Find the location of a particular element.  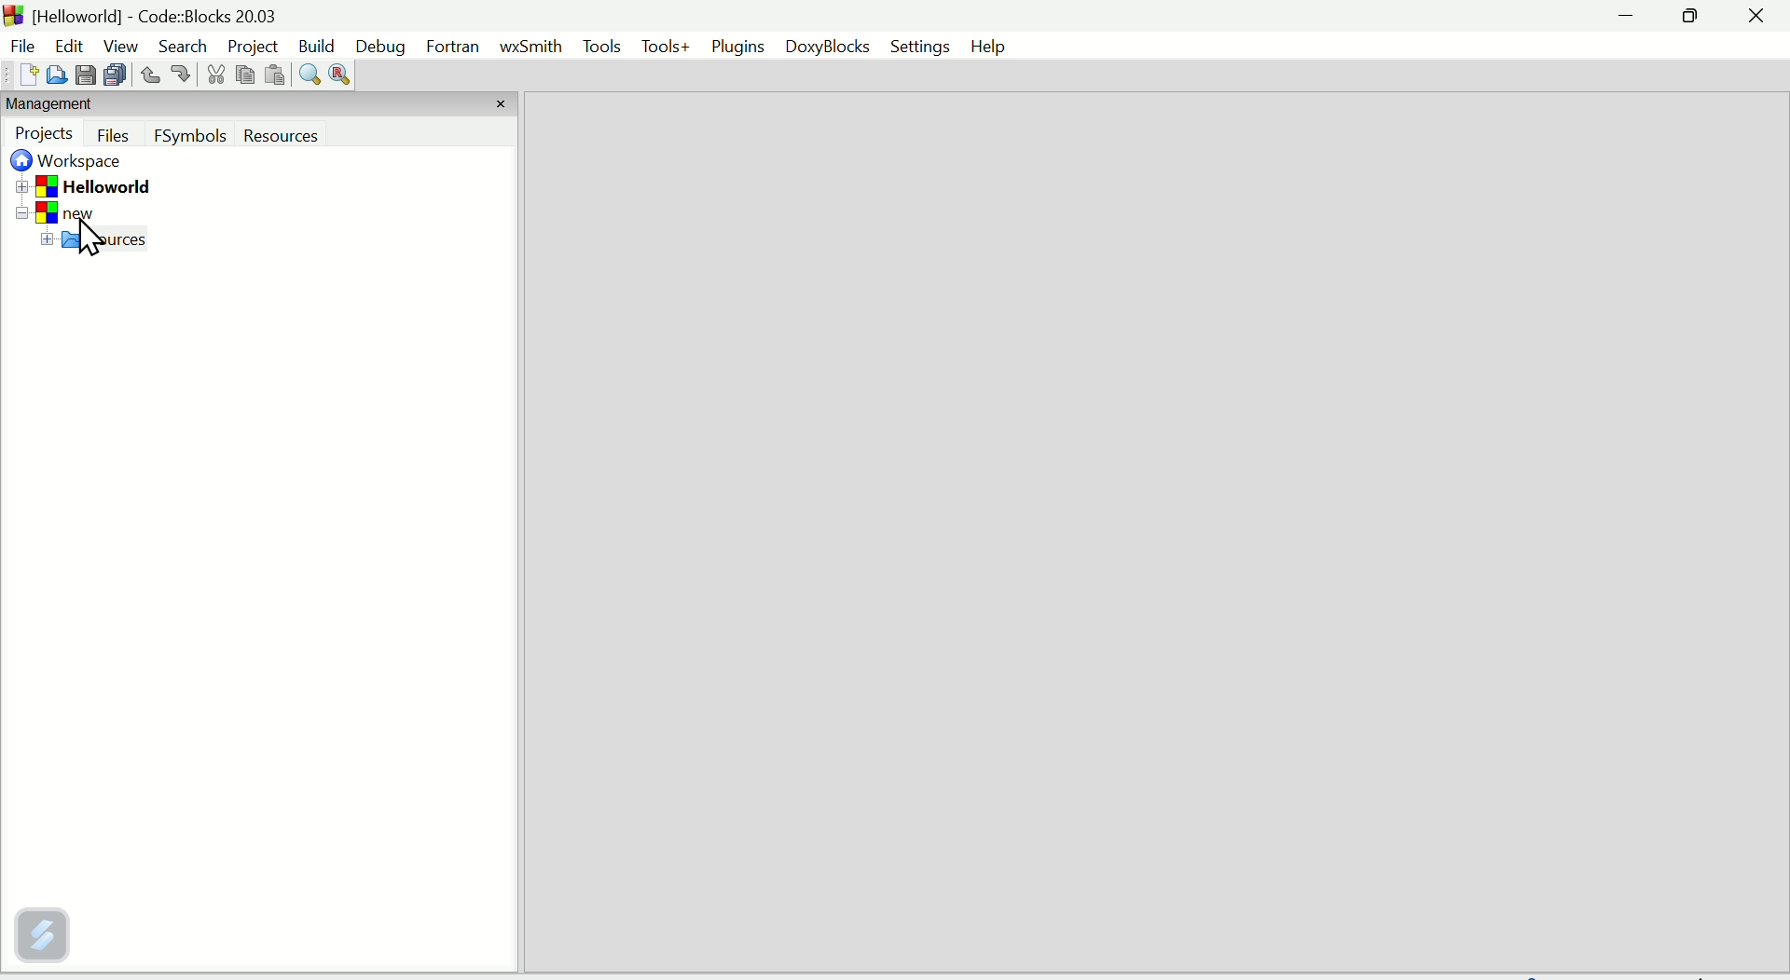

Paste is located at coordinates (273, 76).